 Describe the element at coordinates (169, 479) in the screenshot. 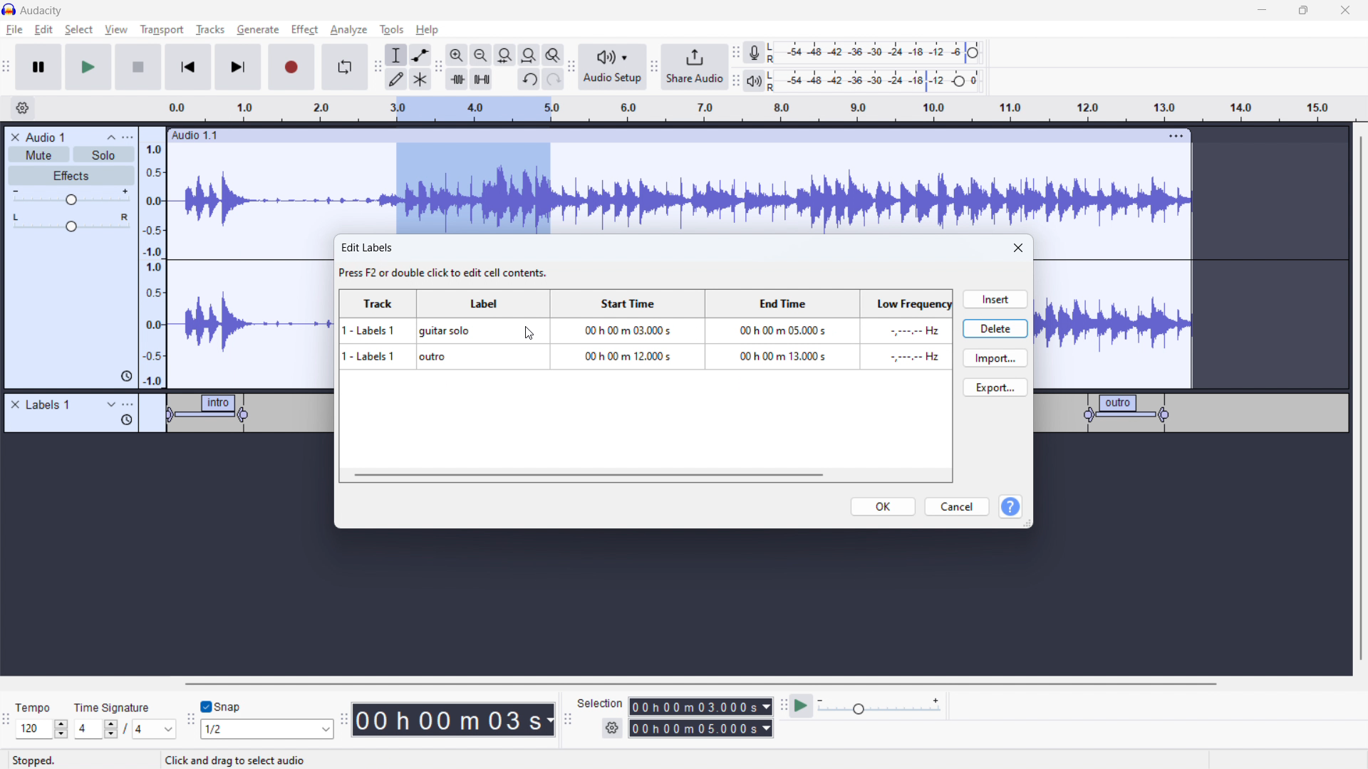

I see `timeline` at that location.